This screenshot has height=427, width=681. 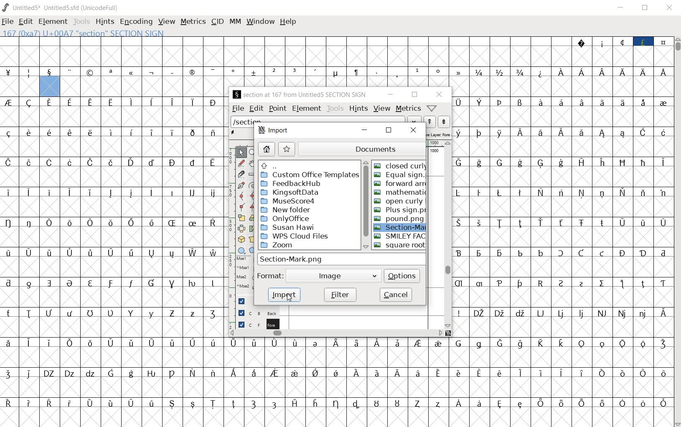 I want to click on special letters, so click(x=562, y=132).